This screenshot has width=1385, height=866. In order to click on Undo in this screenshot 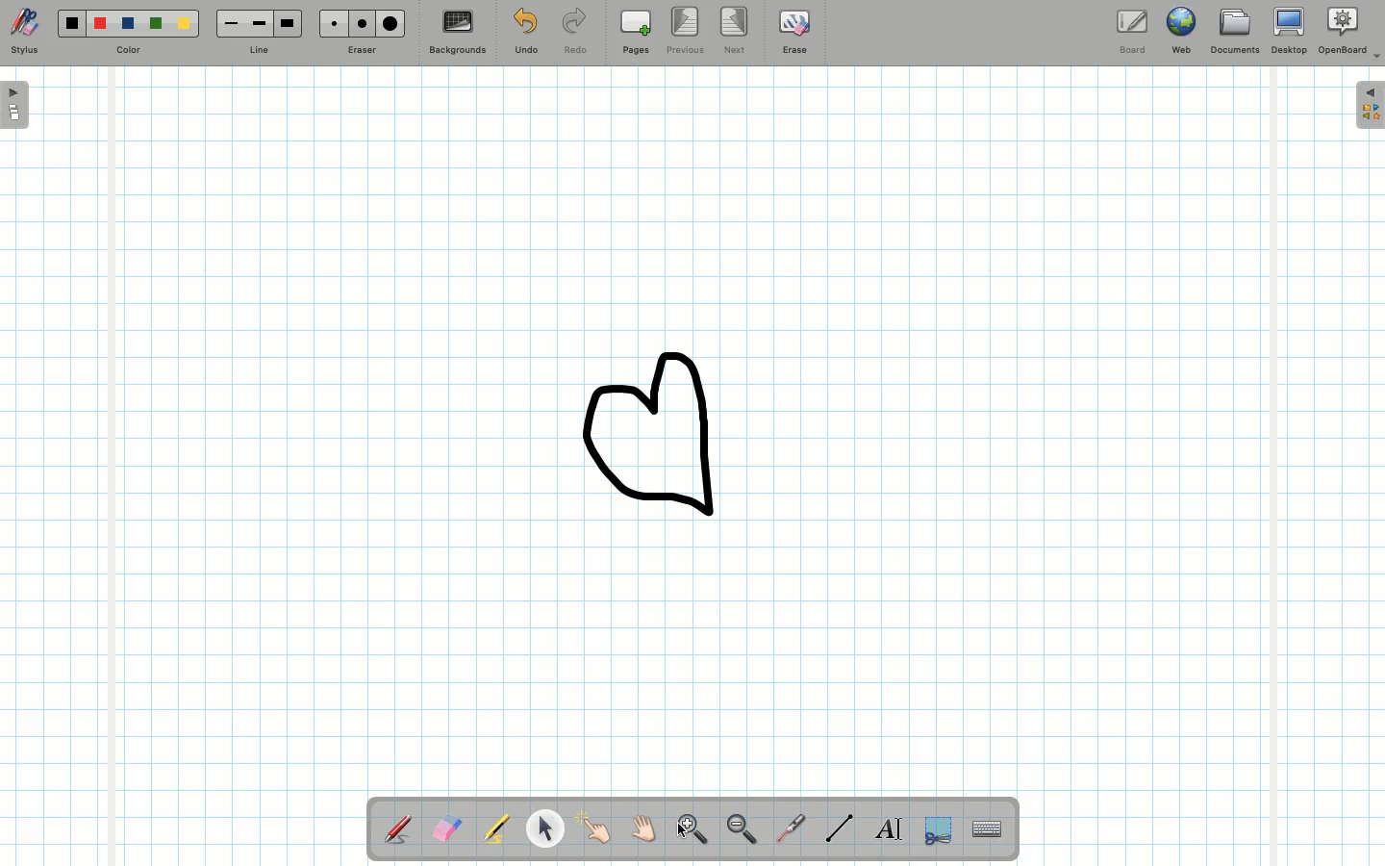, I will do `click(526, 33)`.